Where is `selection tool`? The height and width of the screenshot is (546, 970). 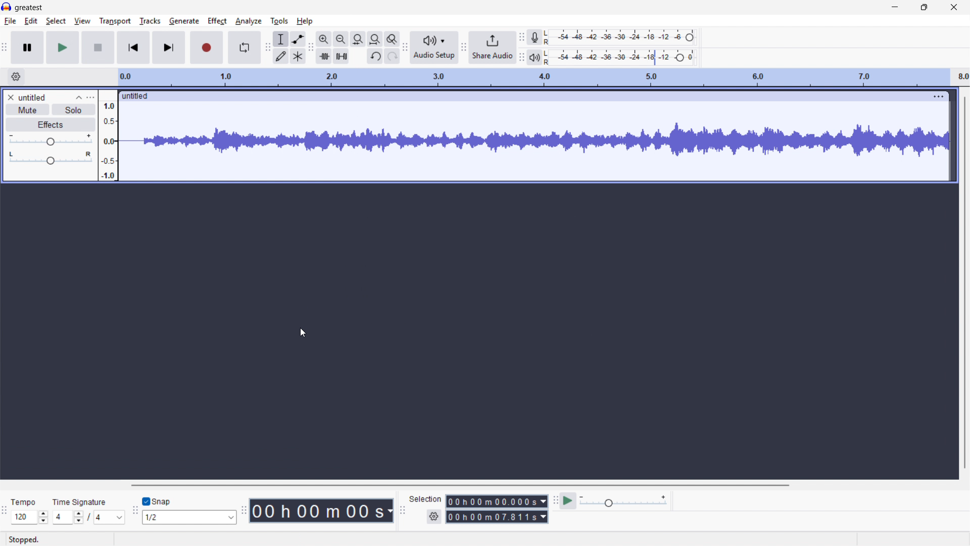 selection tool is located at coordinates (280, 38).